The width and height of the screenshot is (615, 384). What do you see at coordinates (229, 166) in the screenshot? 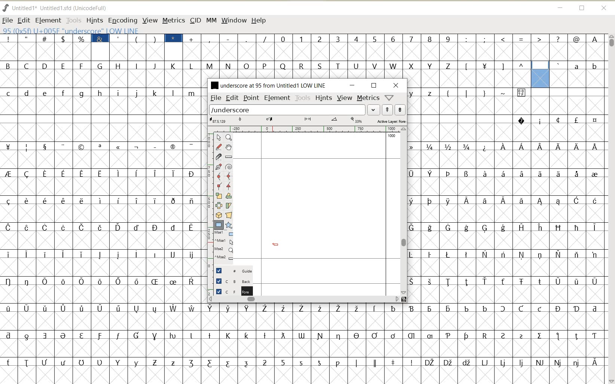
I see `change whether spiro is active or not` at bounding box center [229, 166].